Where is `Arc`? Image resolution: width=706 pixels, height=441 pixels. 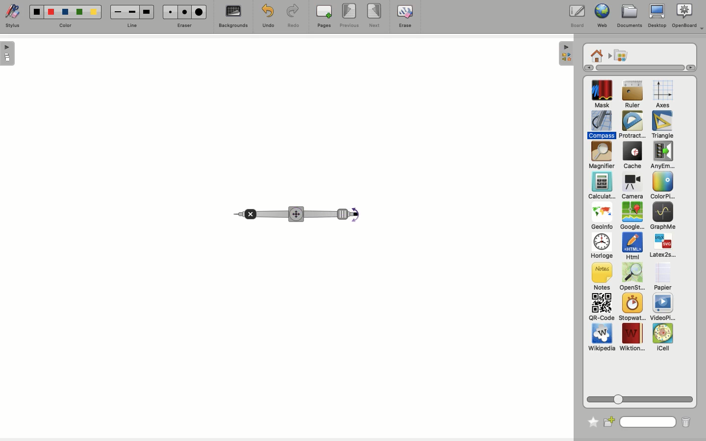 Arc is located at coordinates (352, 218).